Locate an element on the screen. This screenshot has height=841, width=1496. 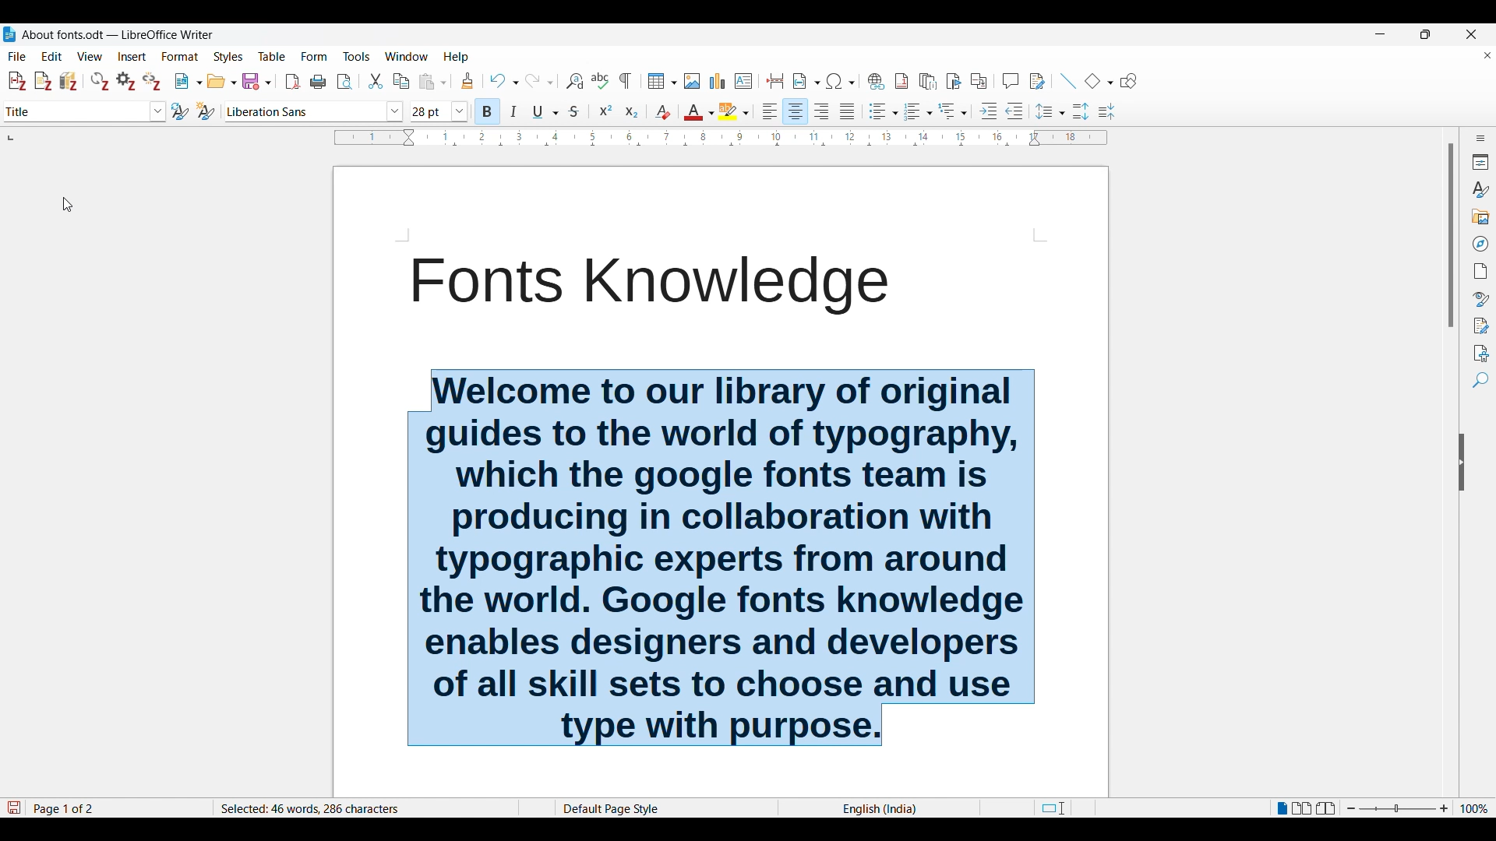
New style from selection is located at coordinates (206, 111).